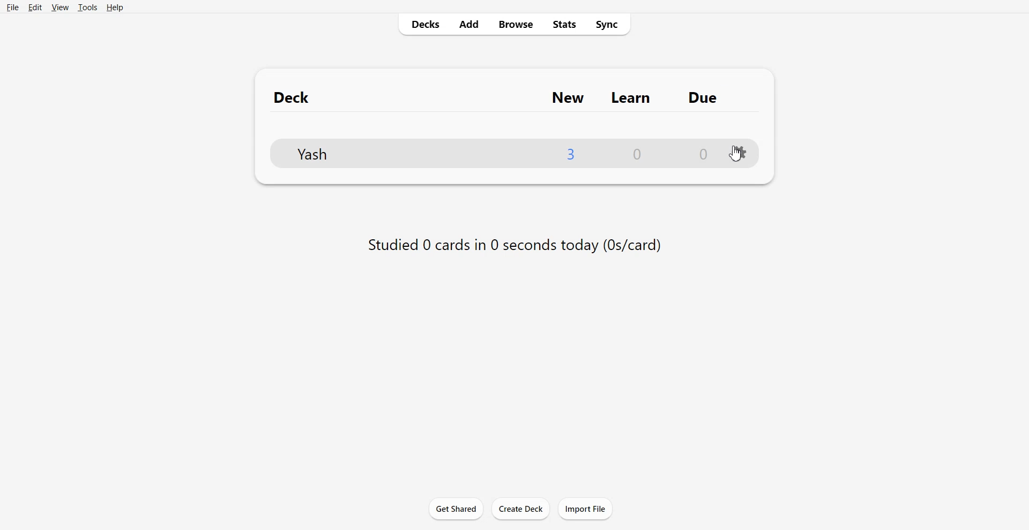  Describe the element at coordinates (13, 7) in the screenshot. I see `File` at that location.